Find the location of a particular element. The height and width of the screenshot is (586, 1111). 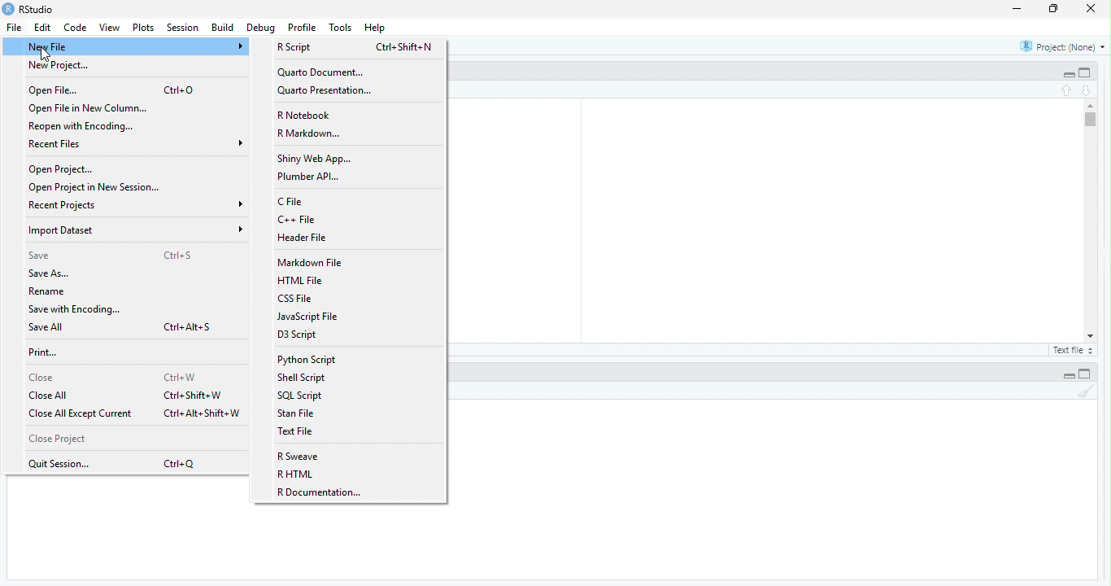

Ctrl+Q is located at coordinates (183, 464).